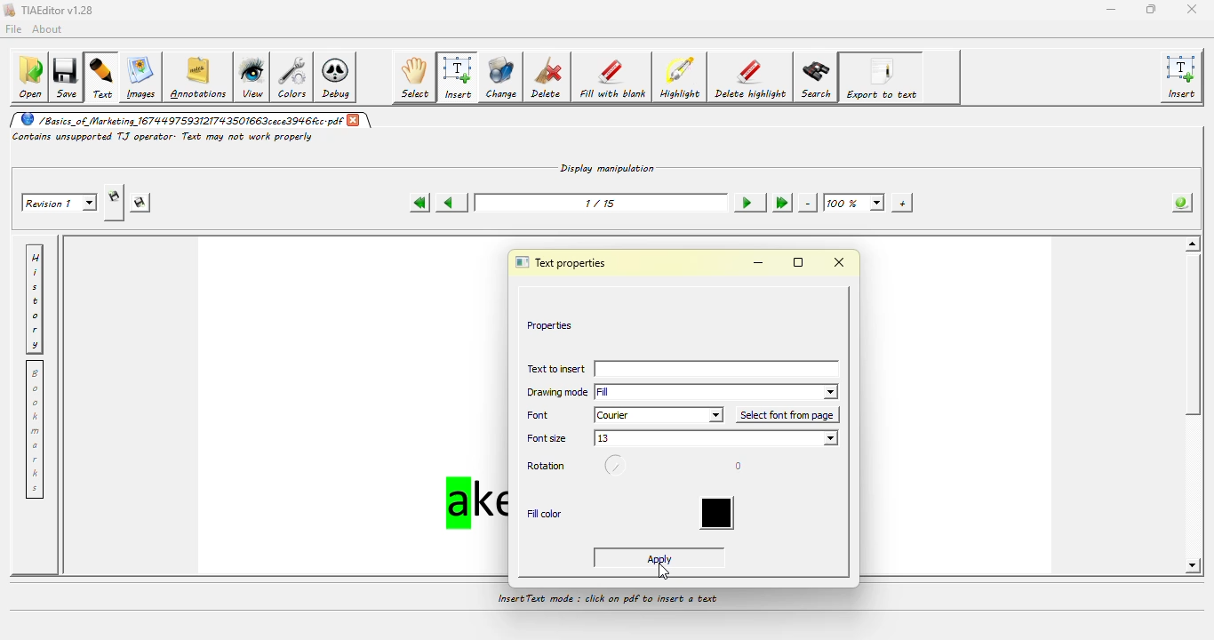 The image size is (1214, 640). Describe the element at coordinates (103, 78) in the screenshot. I see `text` at that location.